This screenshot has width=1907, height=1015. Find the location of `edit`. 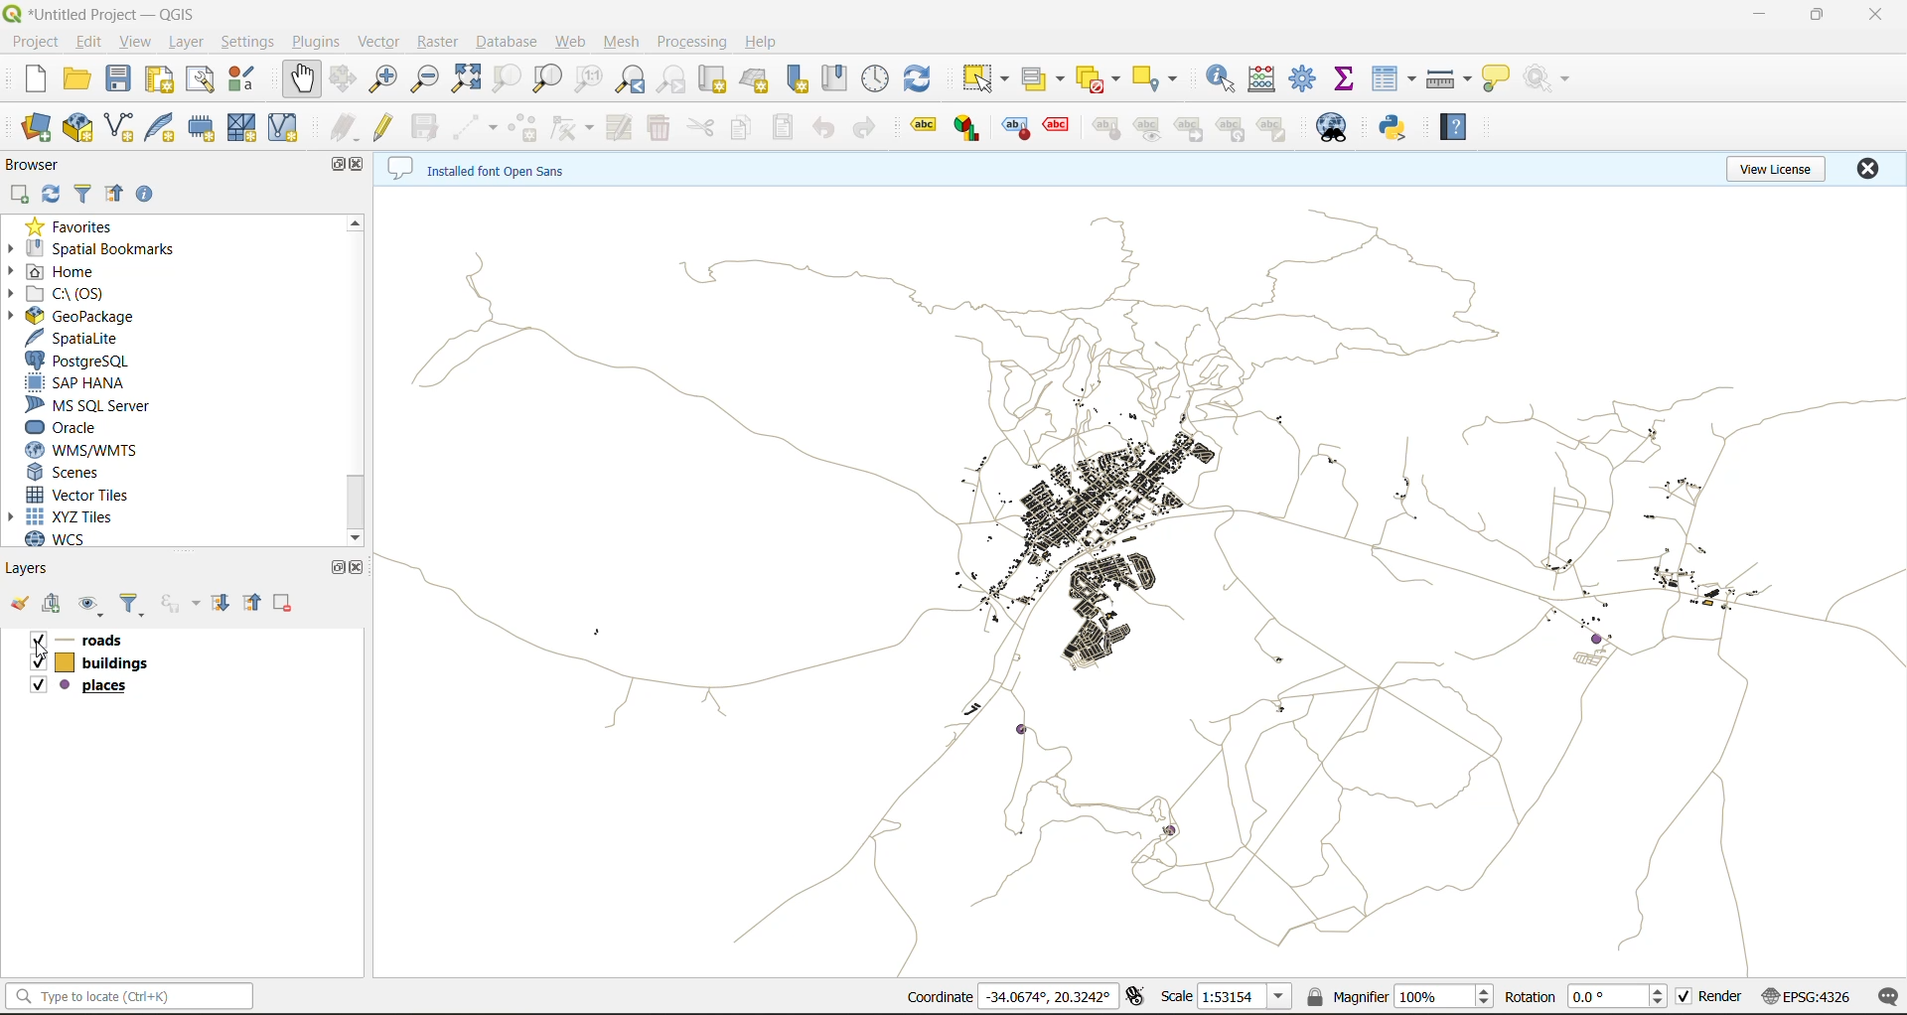

edit is located at coordinates (93, 44).